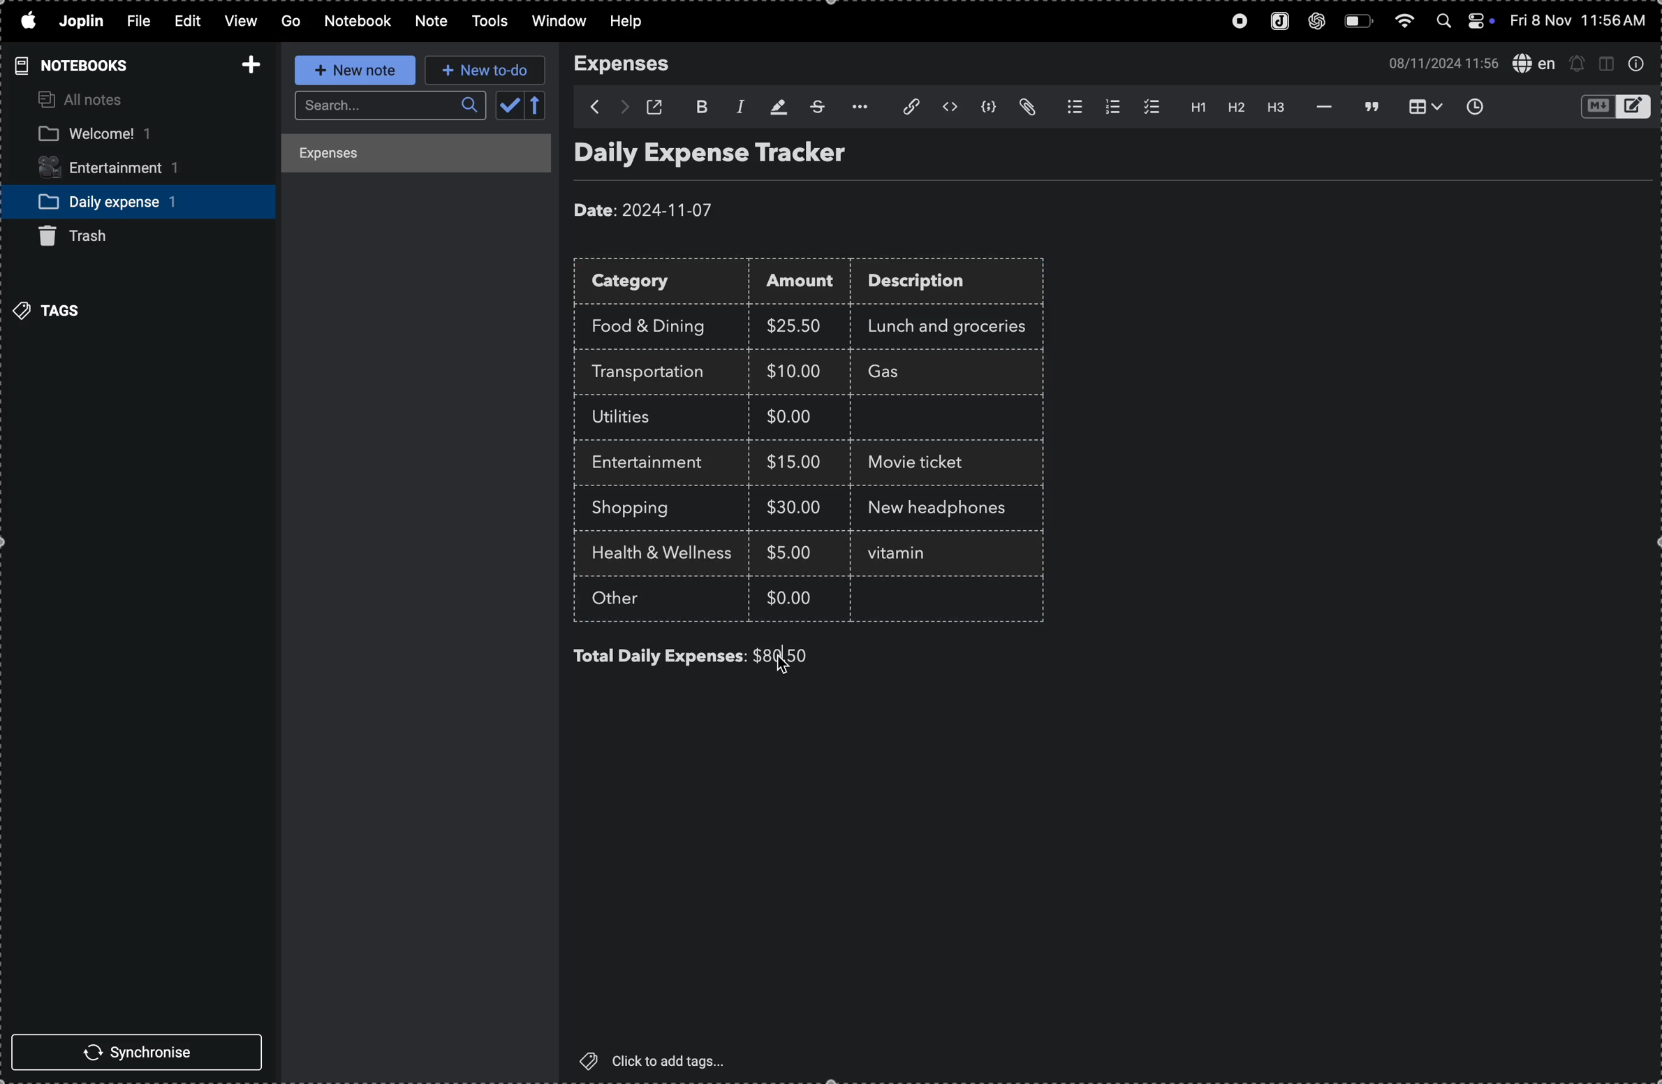 This screenshot has height=1084, width=1662. I want to click on attach file, so click(1030, 108).